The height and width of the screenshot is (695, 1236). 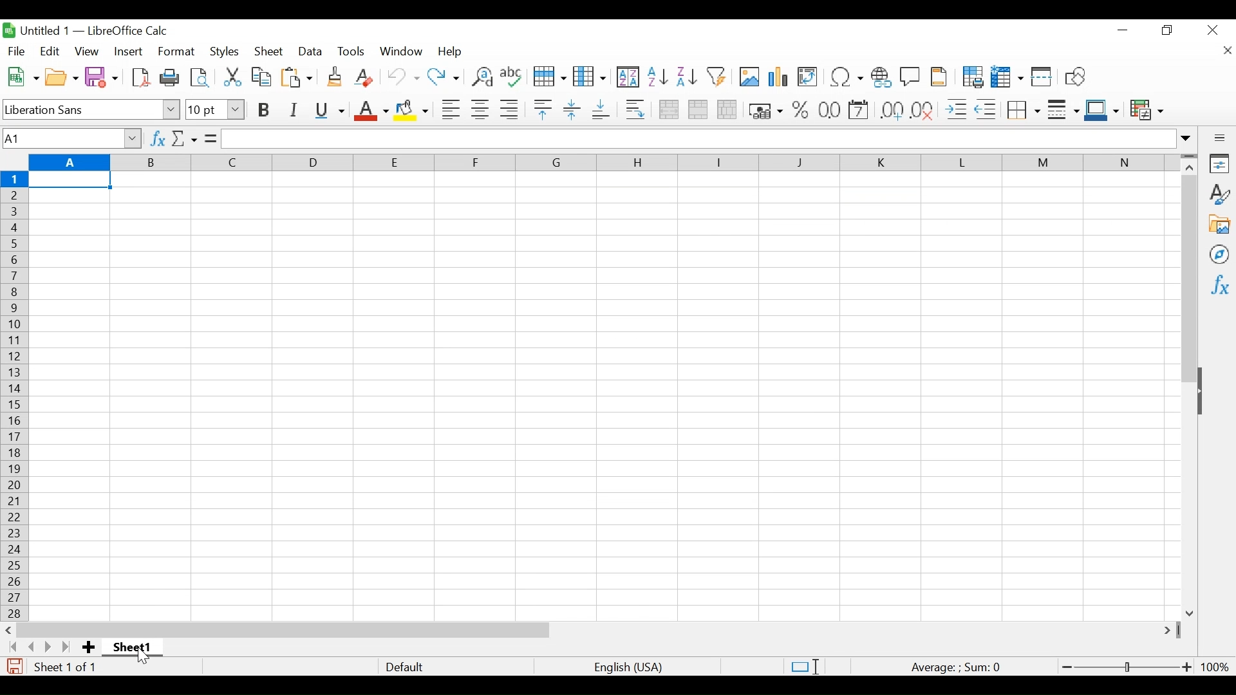 I want to click on Align Left, so click(x=451, y=109).